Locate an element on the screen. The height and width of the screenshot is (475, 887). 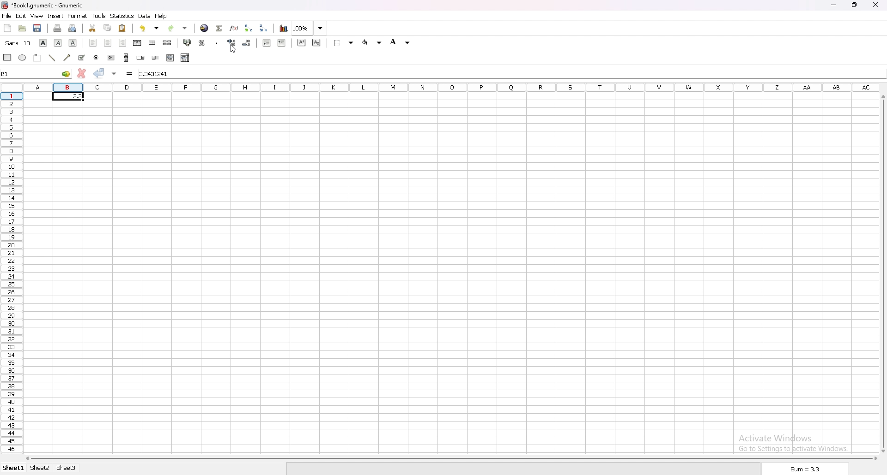
decrease decimal is located at coordinates (245, 43).